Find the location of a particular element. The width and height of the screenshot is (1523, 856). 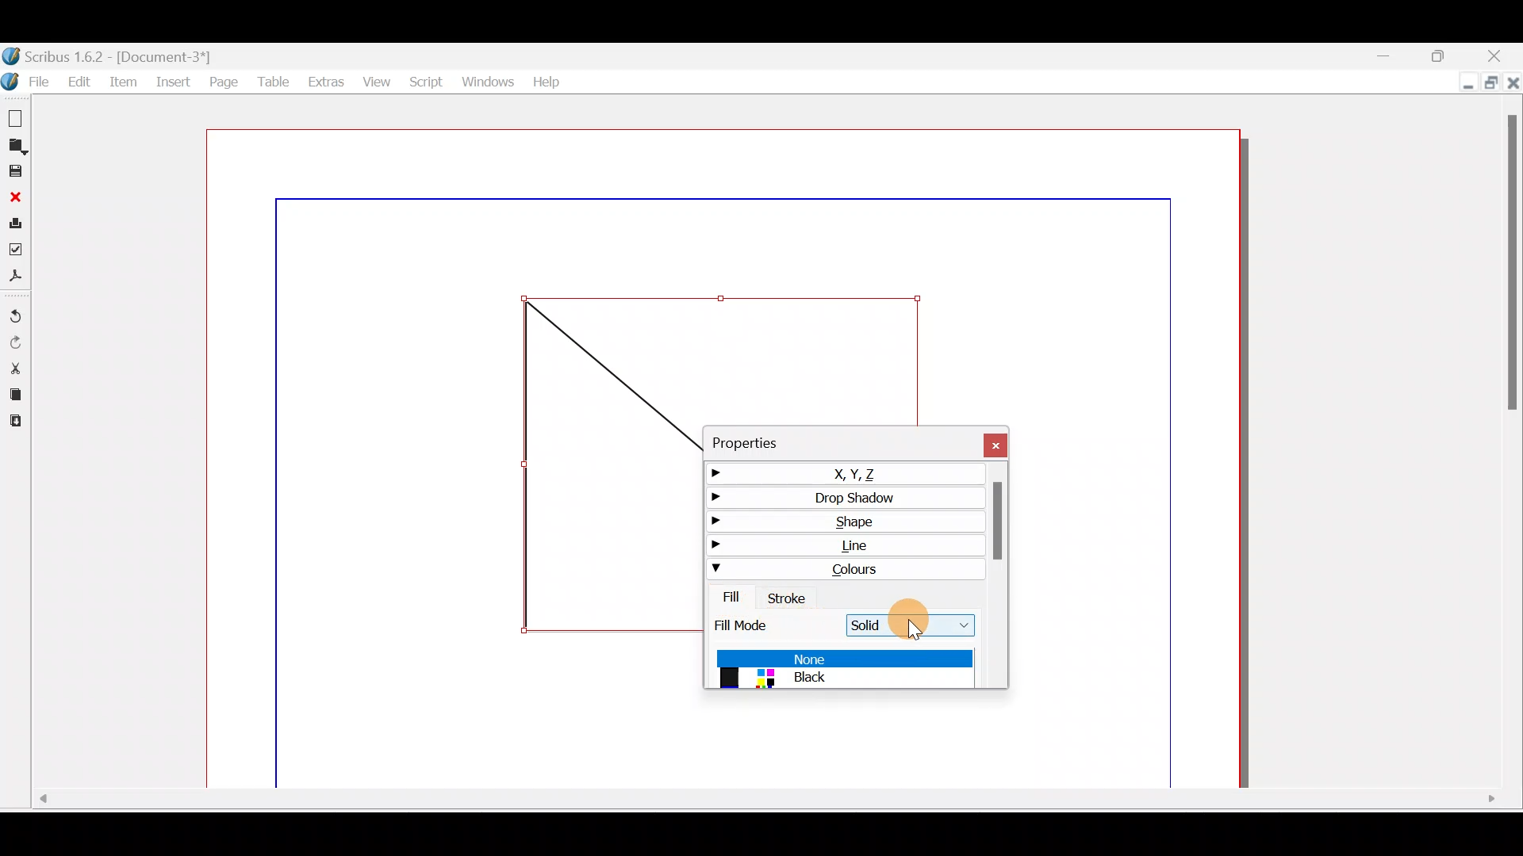

Cursor is located at coordinates (915, 622).